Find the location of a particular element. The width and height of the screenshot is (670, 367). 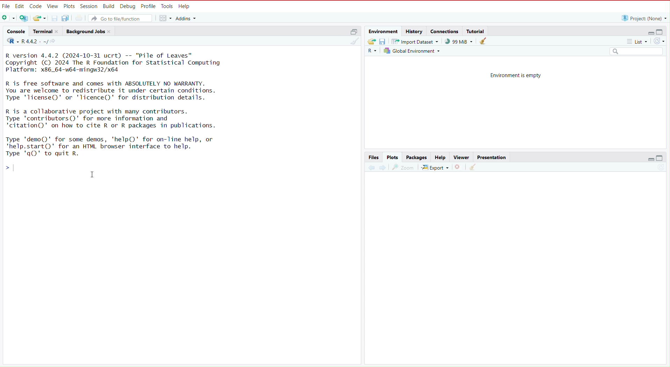

open an existing file is located at coordinates (40, 18).